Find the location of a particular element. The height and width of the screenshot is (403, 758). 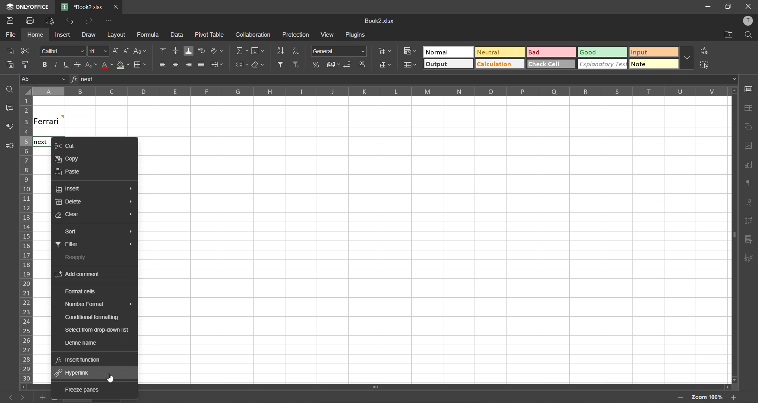

paragraph is located at coordinates (749, 184).